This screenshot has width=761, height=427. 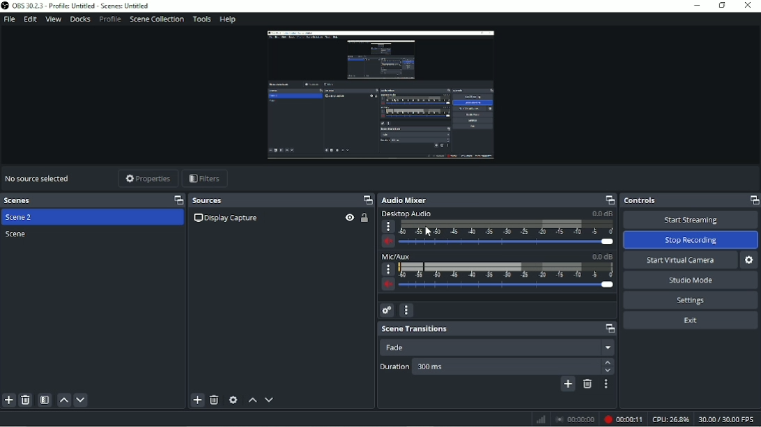 I want to click on Edit, so click(x=31, y=19).